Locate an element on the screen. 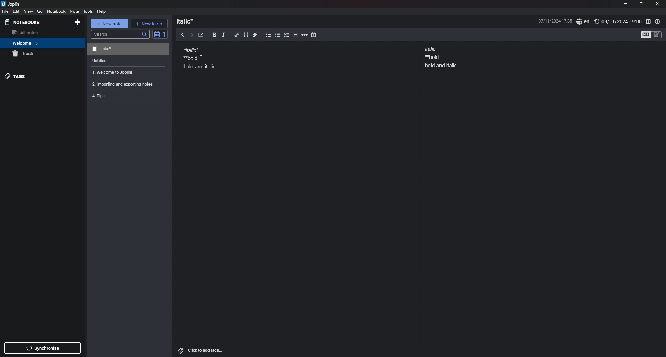  heading is located at coordinates (188, 21).